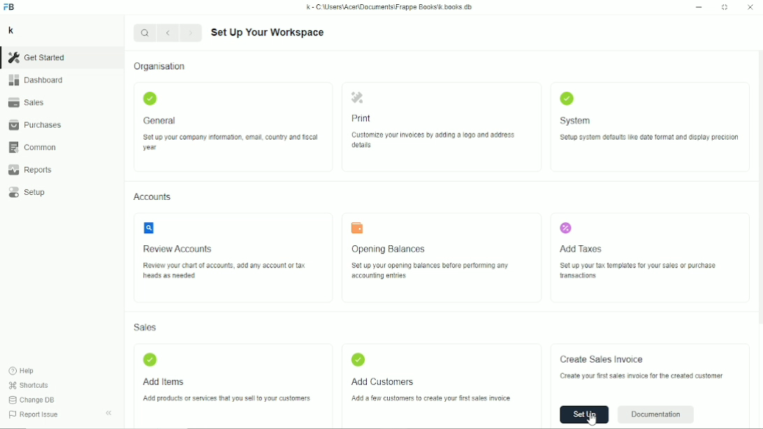 This screenshot has width=763, height=429. Describe the element at coordinates (699, 8) in the screenshot. I see `Minimize` at that location.